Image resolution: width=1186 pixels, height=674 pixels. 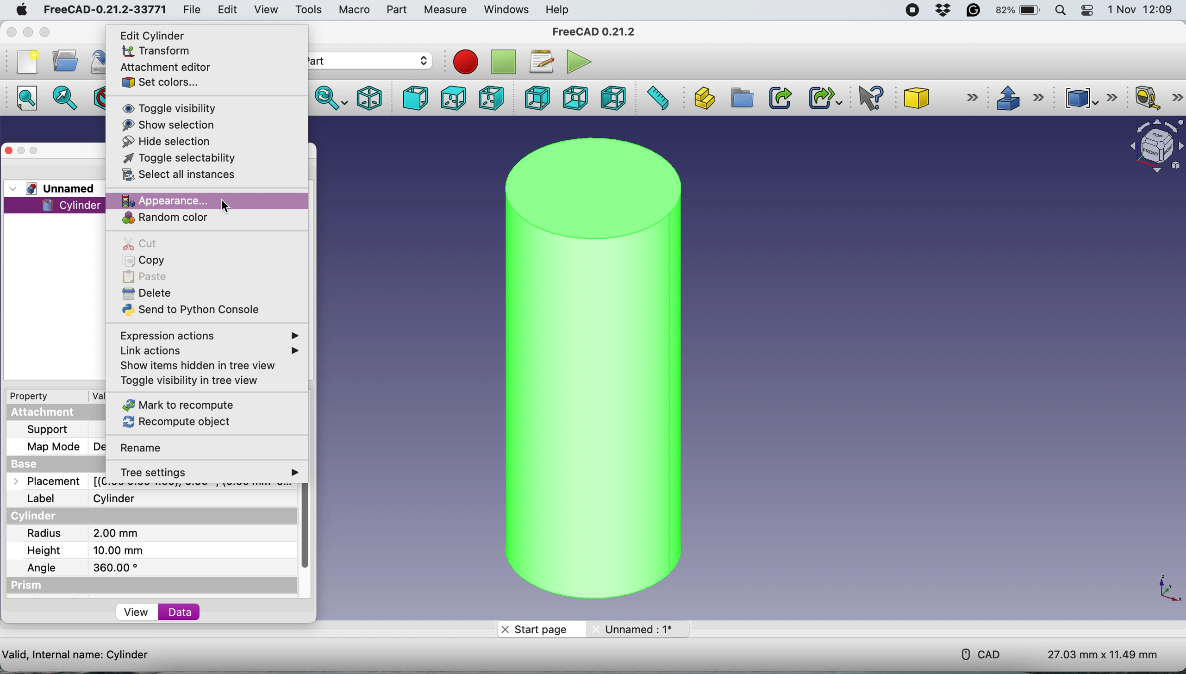 I want to click on execute macros, so click(x=575, y=61).